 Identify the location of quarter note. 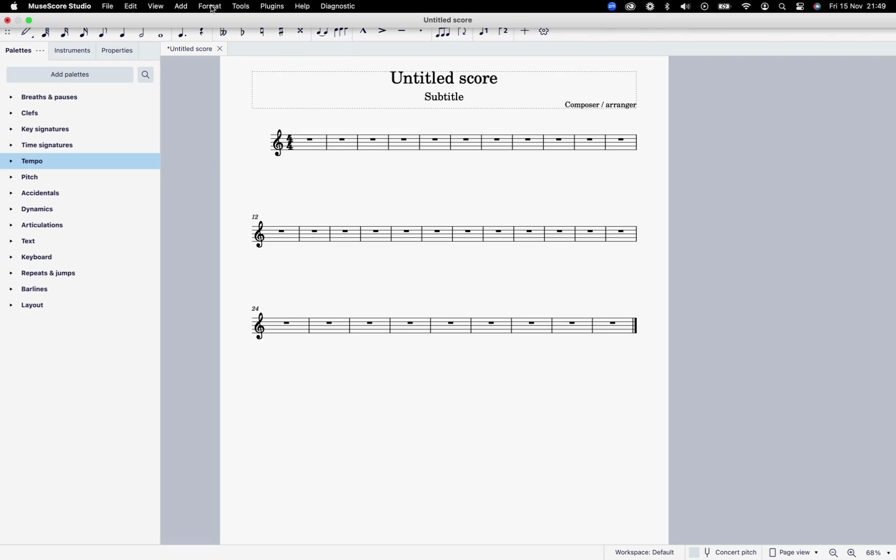
(123, 32).